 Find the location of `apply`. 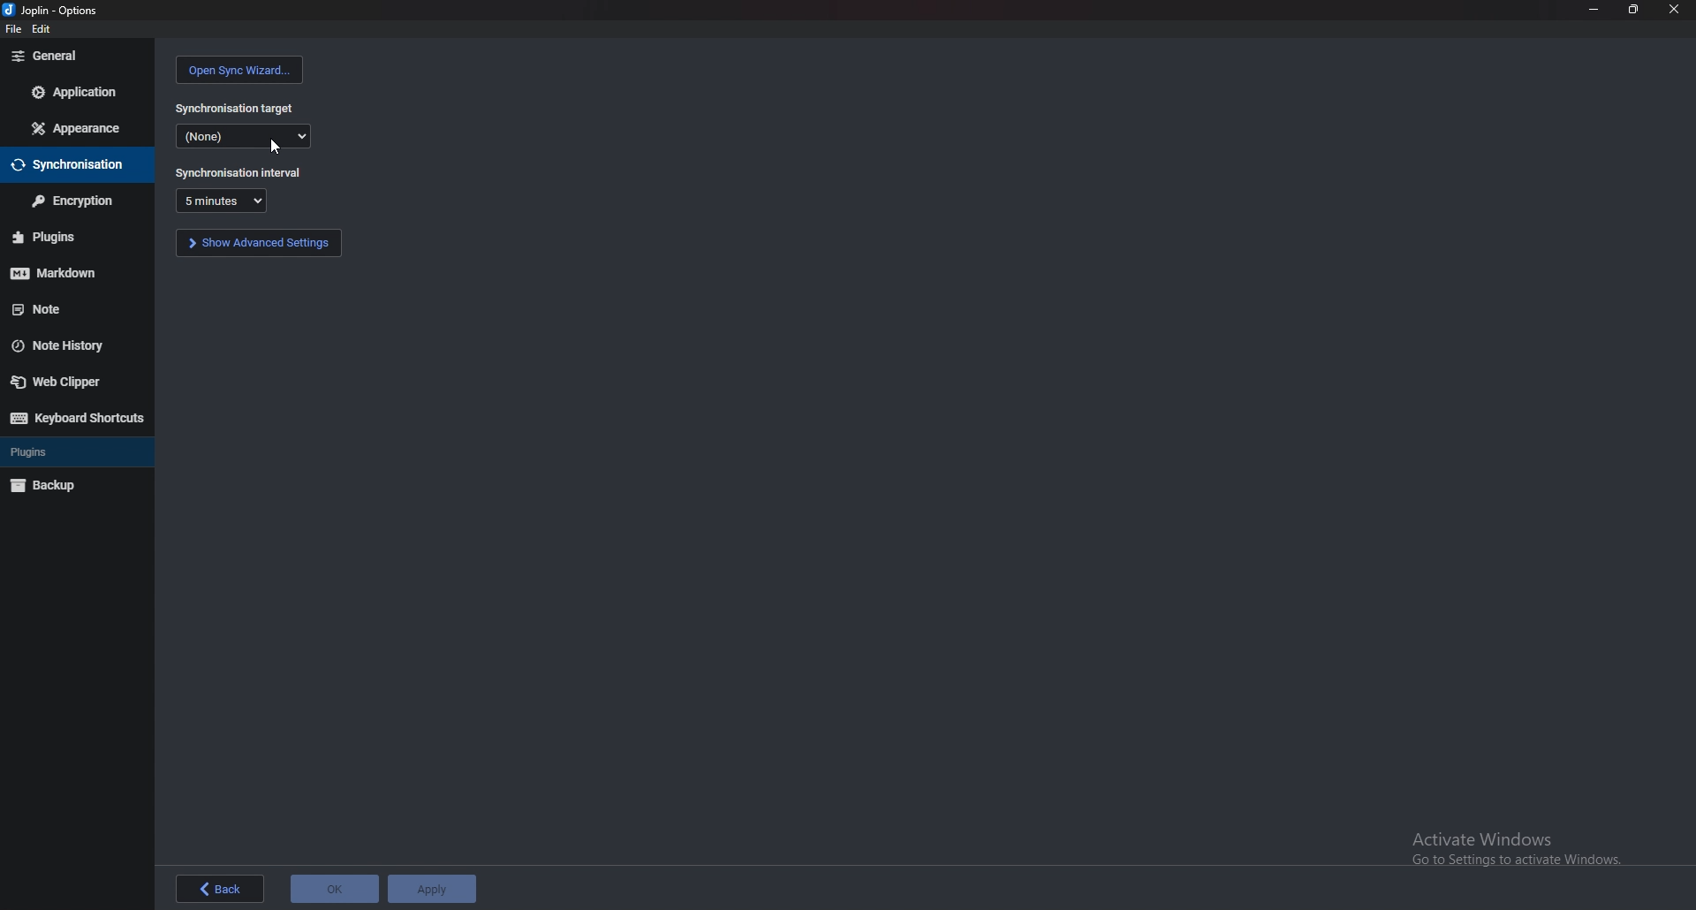

apply is located at coordinates (432, 889).